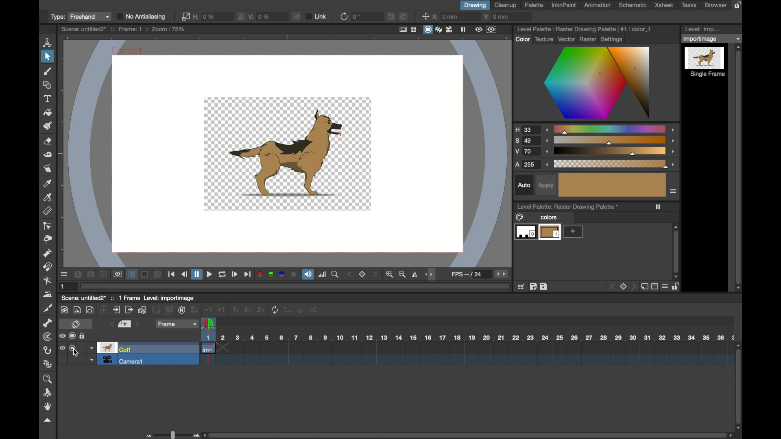 The image size is (781, 439). I want to click on rgbpicker tool, so click(48, 198).